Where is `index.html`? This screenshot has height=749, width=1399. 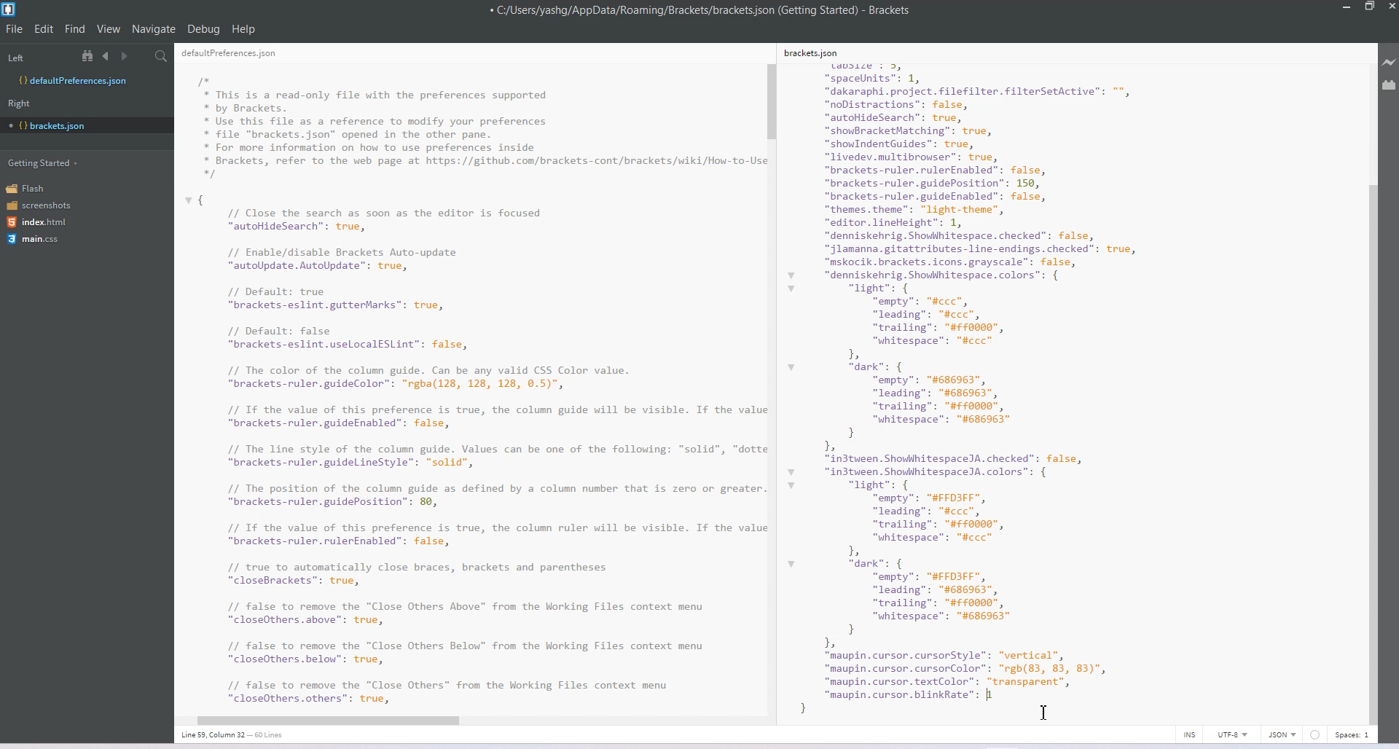 index.html is located at coordinates (42, 222).